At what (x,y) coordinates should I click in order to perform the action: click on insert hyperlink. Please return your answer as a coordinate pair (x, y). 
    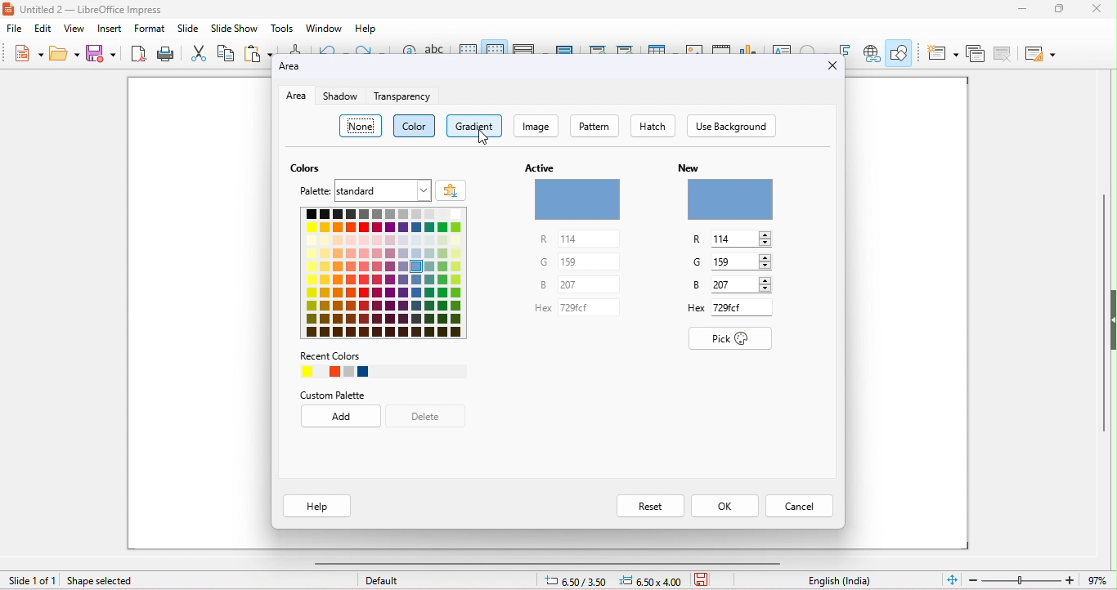
    Looking at the image, I should click on (873, 53).